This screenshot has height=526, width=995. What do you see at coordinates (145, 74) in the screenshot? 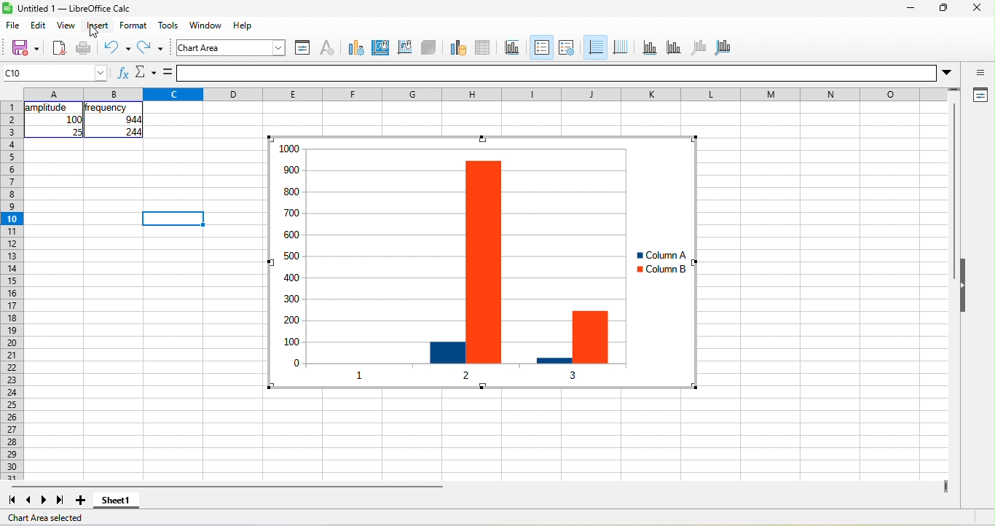
I see `select function` at bounding box center [145, 74].